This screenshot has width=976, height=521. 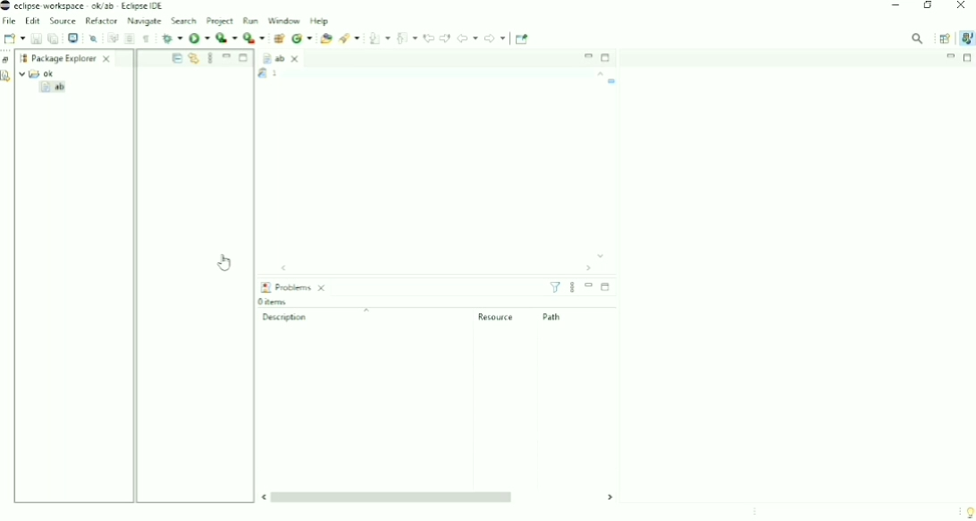 I want to click on Previous Annotation, so click(x=408, y=37).